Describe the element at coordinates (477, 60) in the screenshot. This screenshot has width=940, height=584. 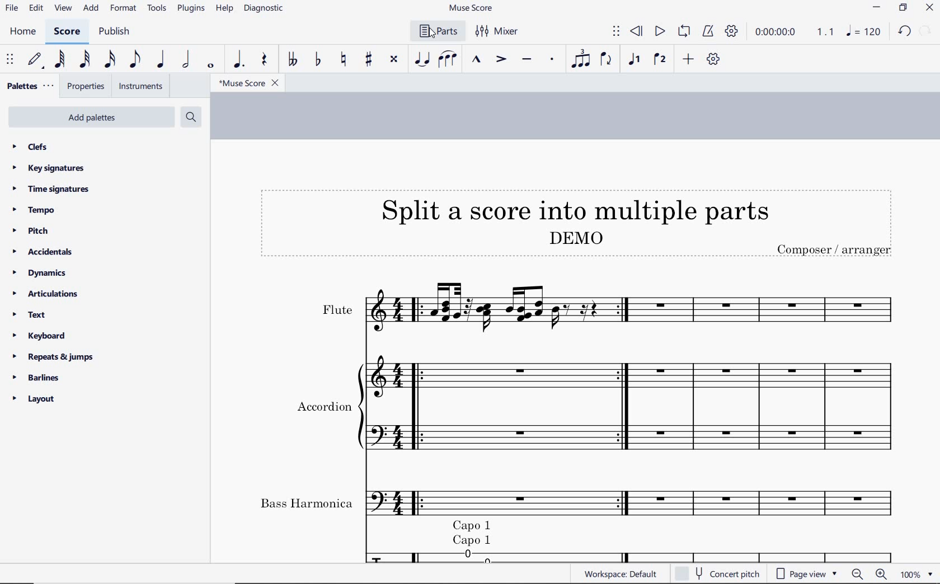
I see `marcato` at that location.